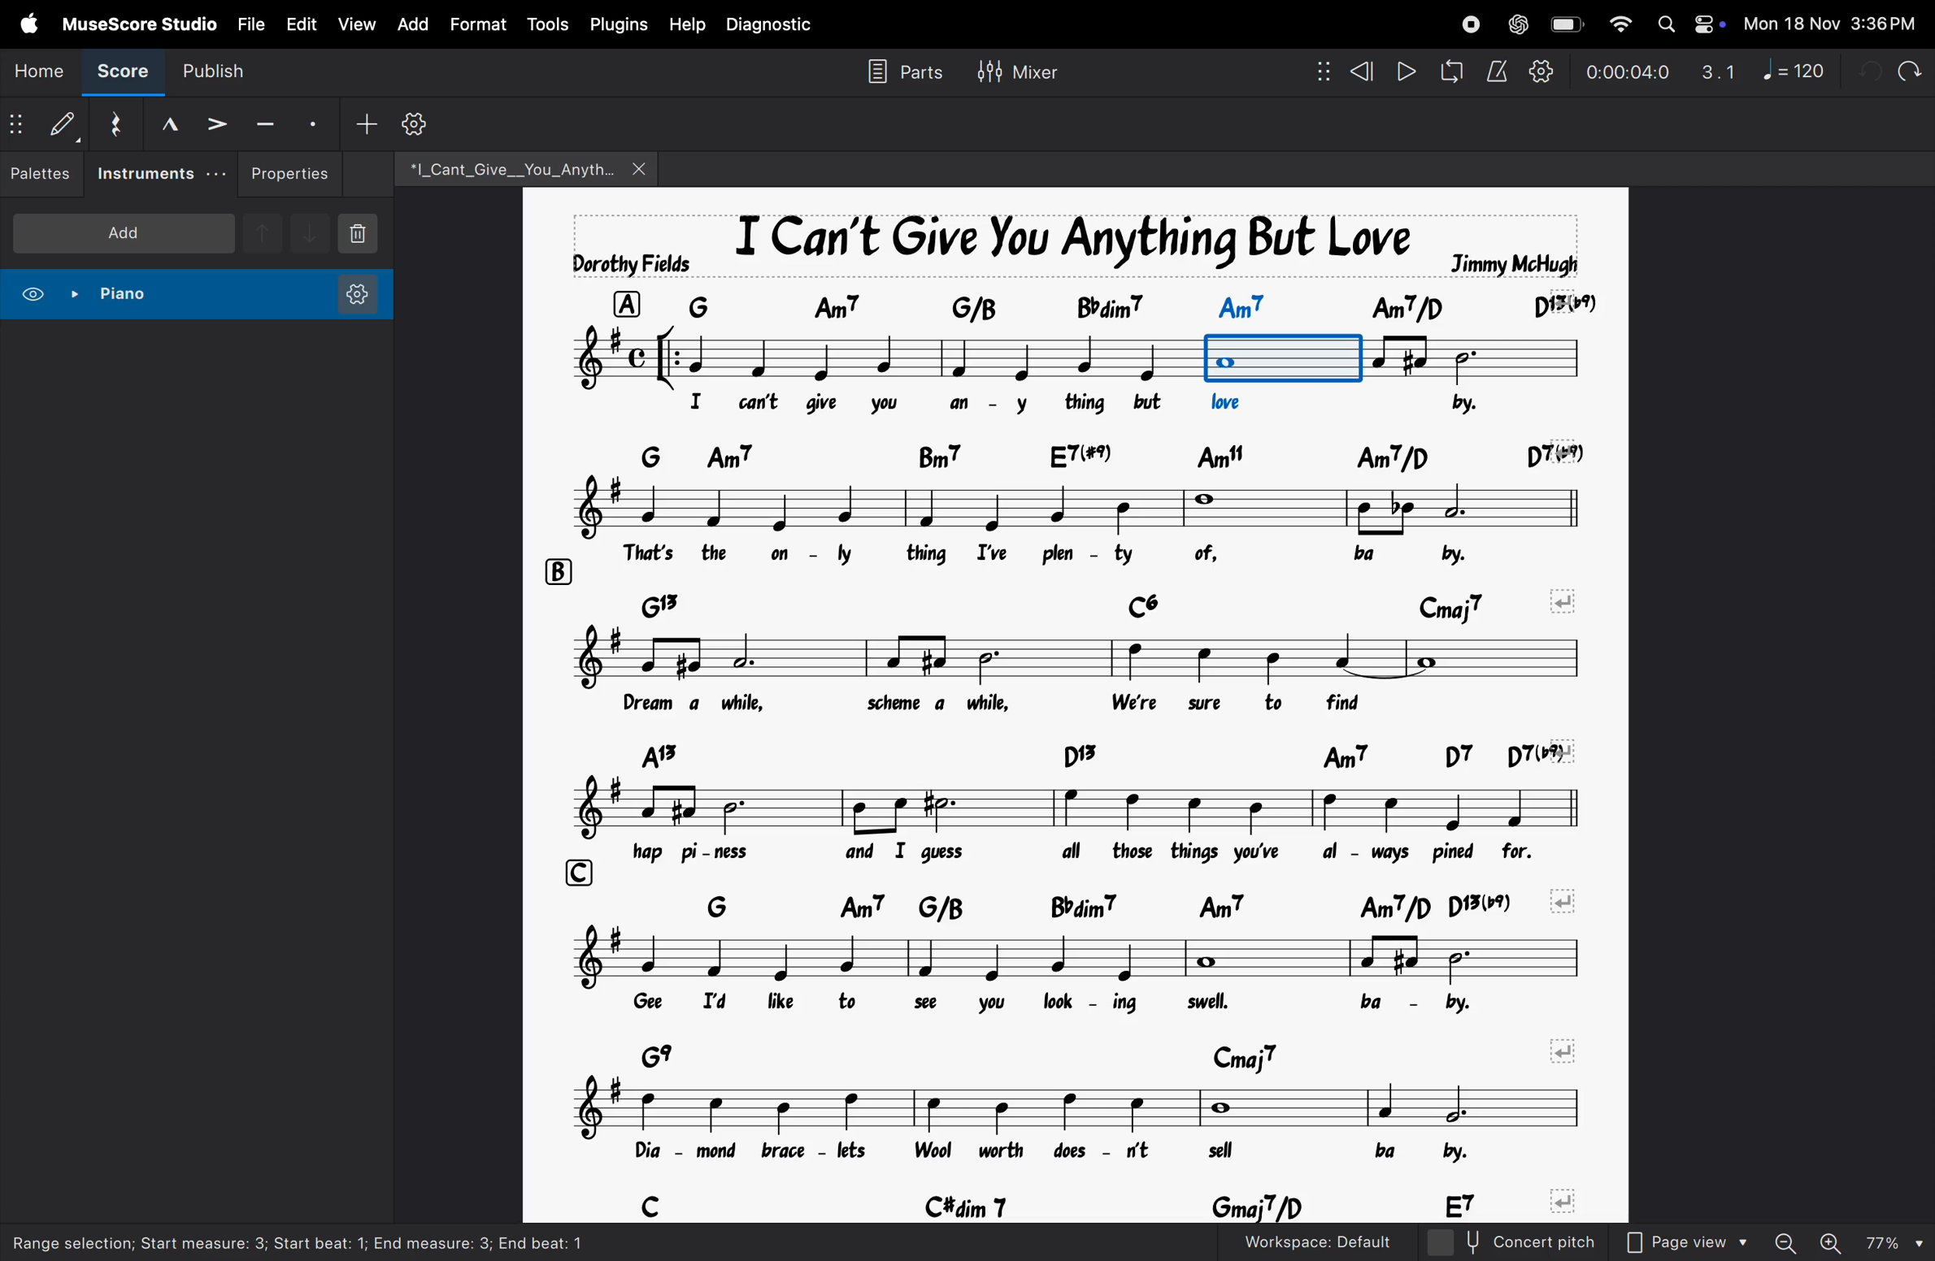  Describe the element at coordinates (1470, 24) in the screenshot. I see `record` at that location.